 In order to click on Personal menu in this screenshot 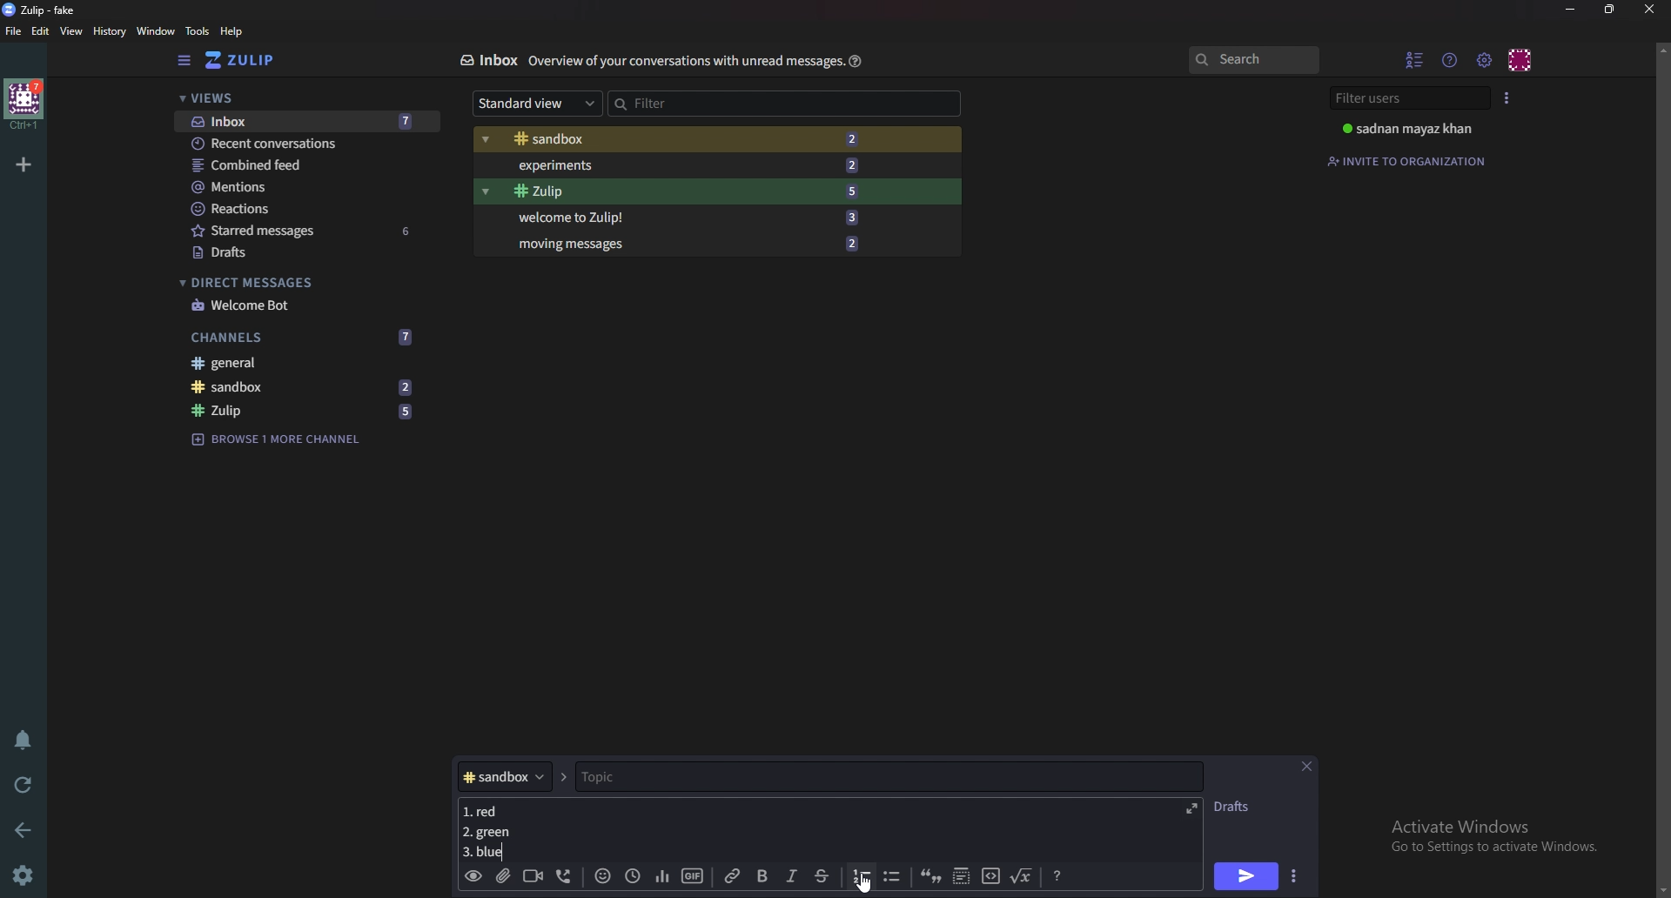, I will do `click(1521, 58)`.